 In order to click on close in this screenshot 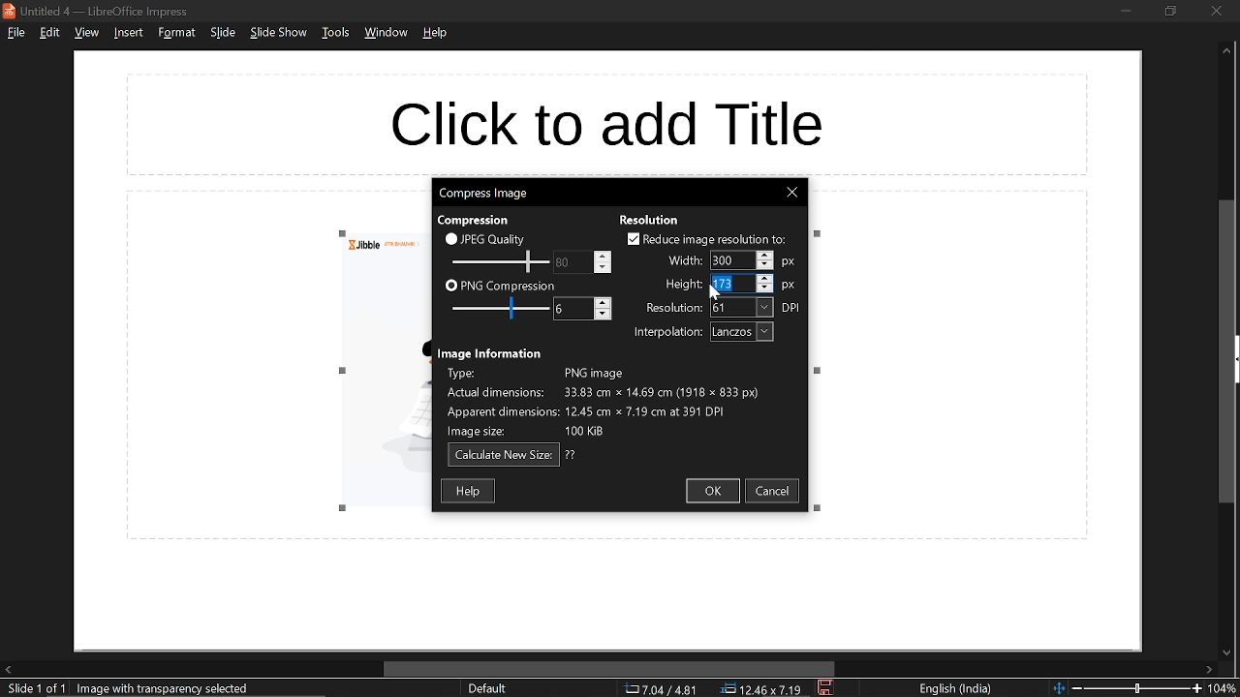, I will do `click(1218, 11)`.